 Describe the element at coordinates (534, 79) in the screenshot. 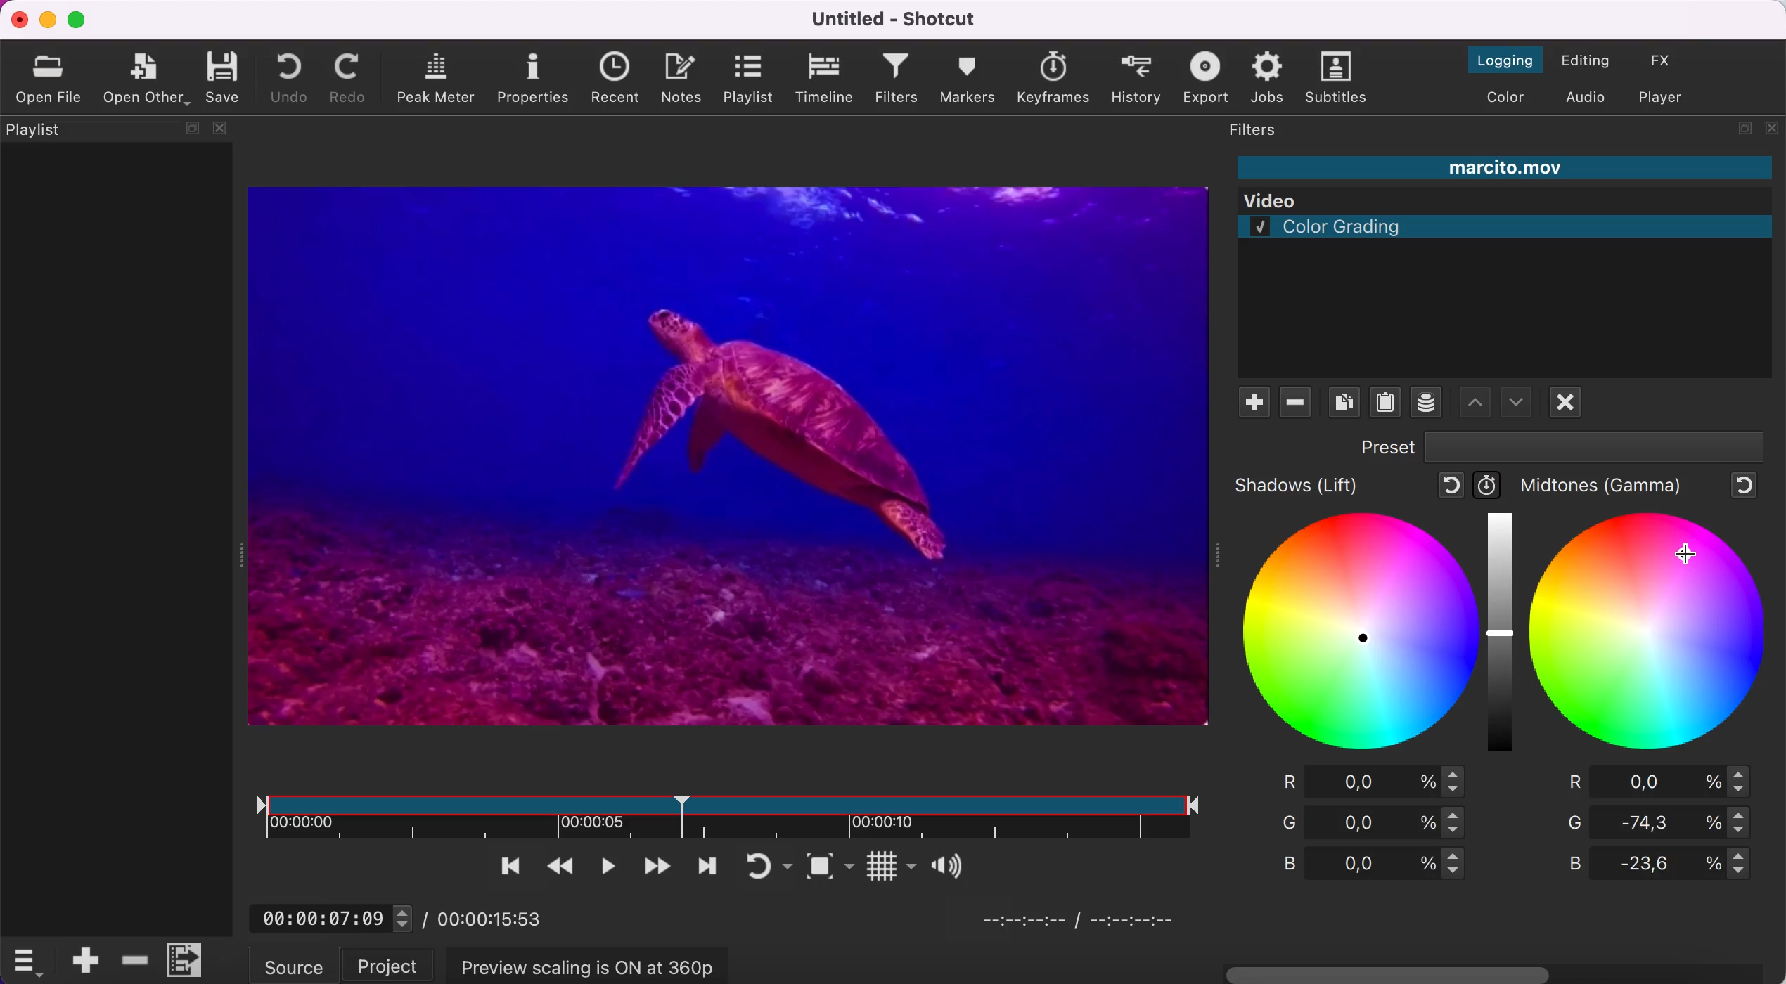

I see `properties` at that location.